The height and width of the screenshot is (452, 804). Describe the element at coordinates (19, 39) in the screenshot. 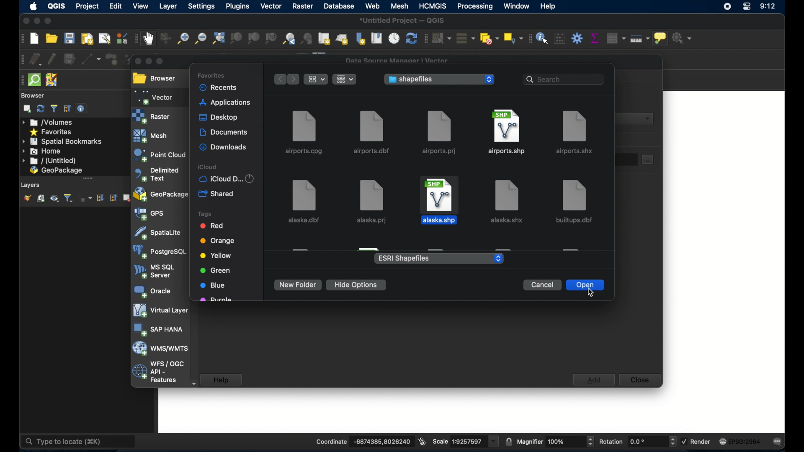

I see `project toolbar` at that location.